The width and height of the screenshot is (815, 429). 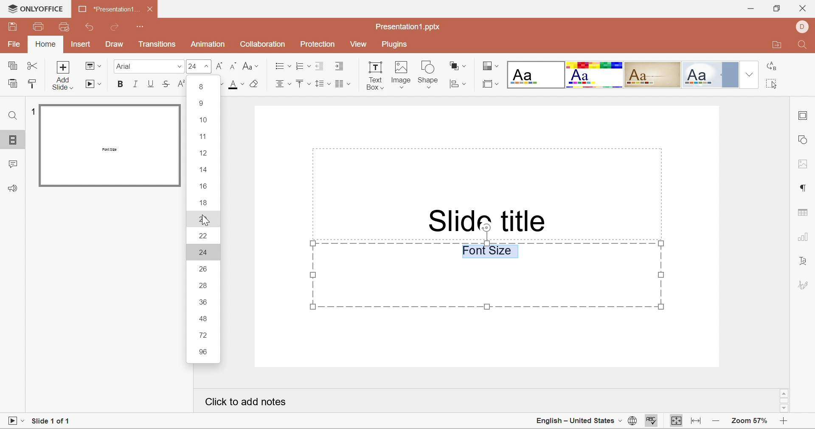 What do you see at coordinates (14, 66) in the screenshot?
I see `Copy` at bounding box center [14, 66].